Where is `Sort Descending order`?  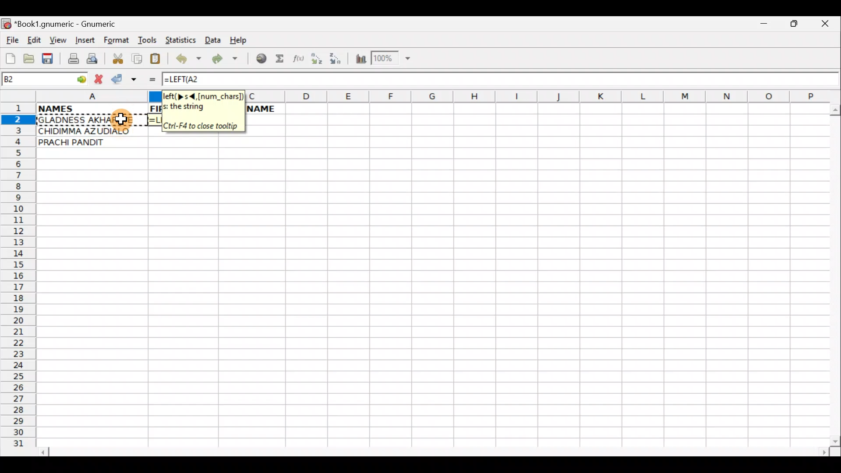
Sort Descending order is located at coordinates (338, 61).